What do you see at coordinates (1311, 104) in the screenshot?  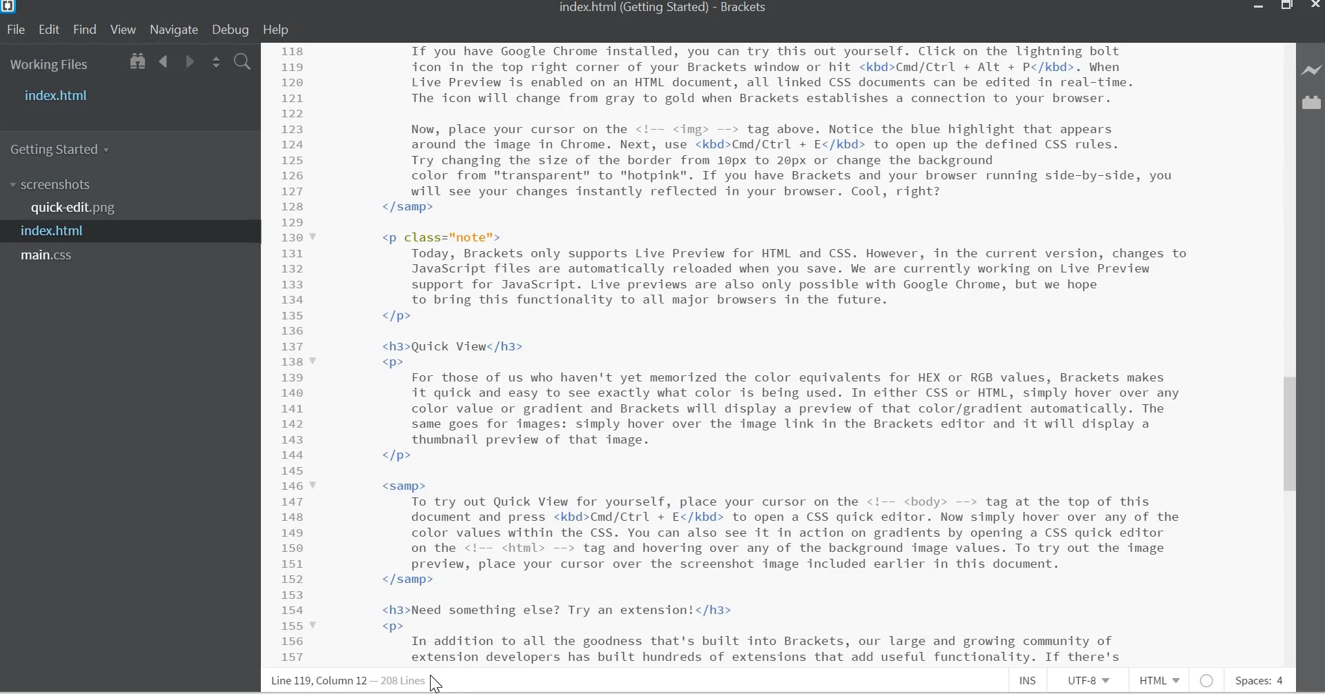 I see `Extension manager` at bounding box center [1311, 104].